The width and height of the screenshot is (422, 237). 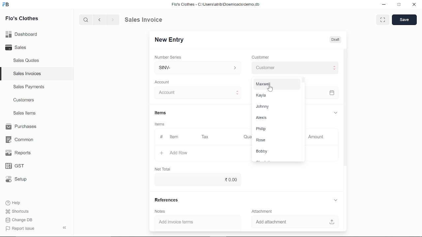 What do you see at coordinates (196, 67) in the screenshot?
I see `SINV- ` at bounding box center [196, 67].